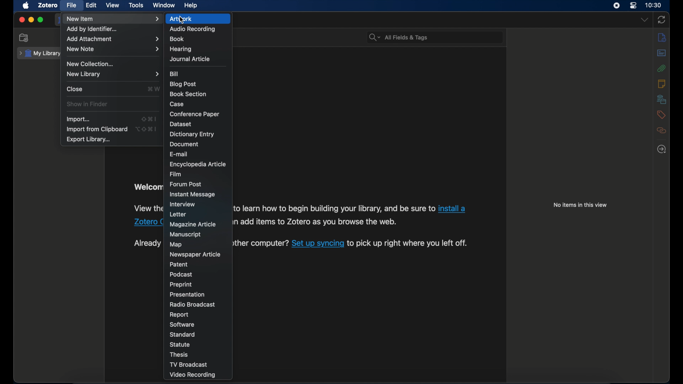 The width and height of the screenshot is (683, 384). Describe the element at coordinates (318, 244) in the screenshot. I see `set up` at that location.